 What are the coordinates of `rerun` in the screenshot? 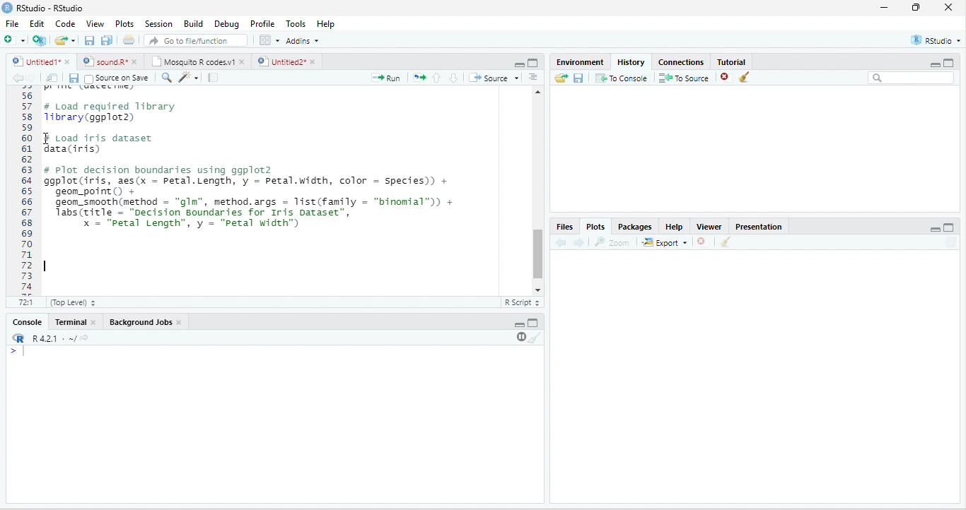 It's located at (419, 78).